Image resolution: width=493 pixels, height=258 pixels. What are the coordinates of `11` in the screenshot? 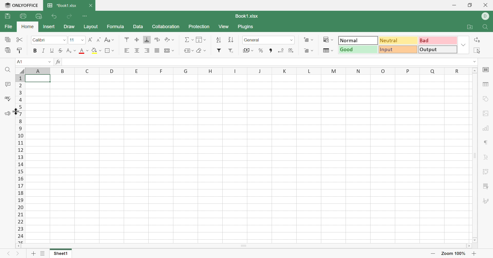 It's located at (72, 40).